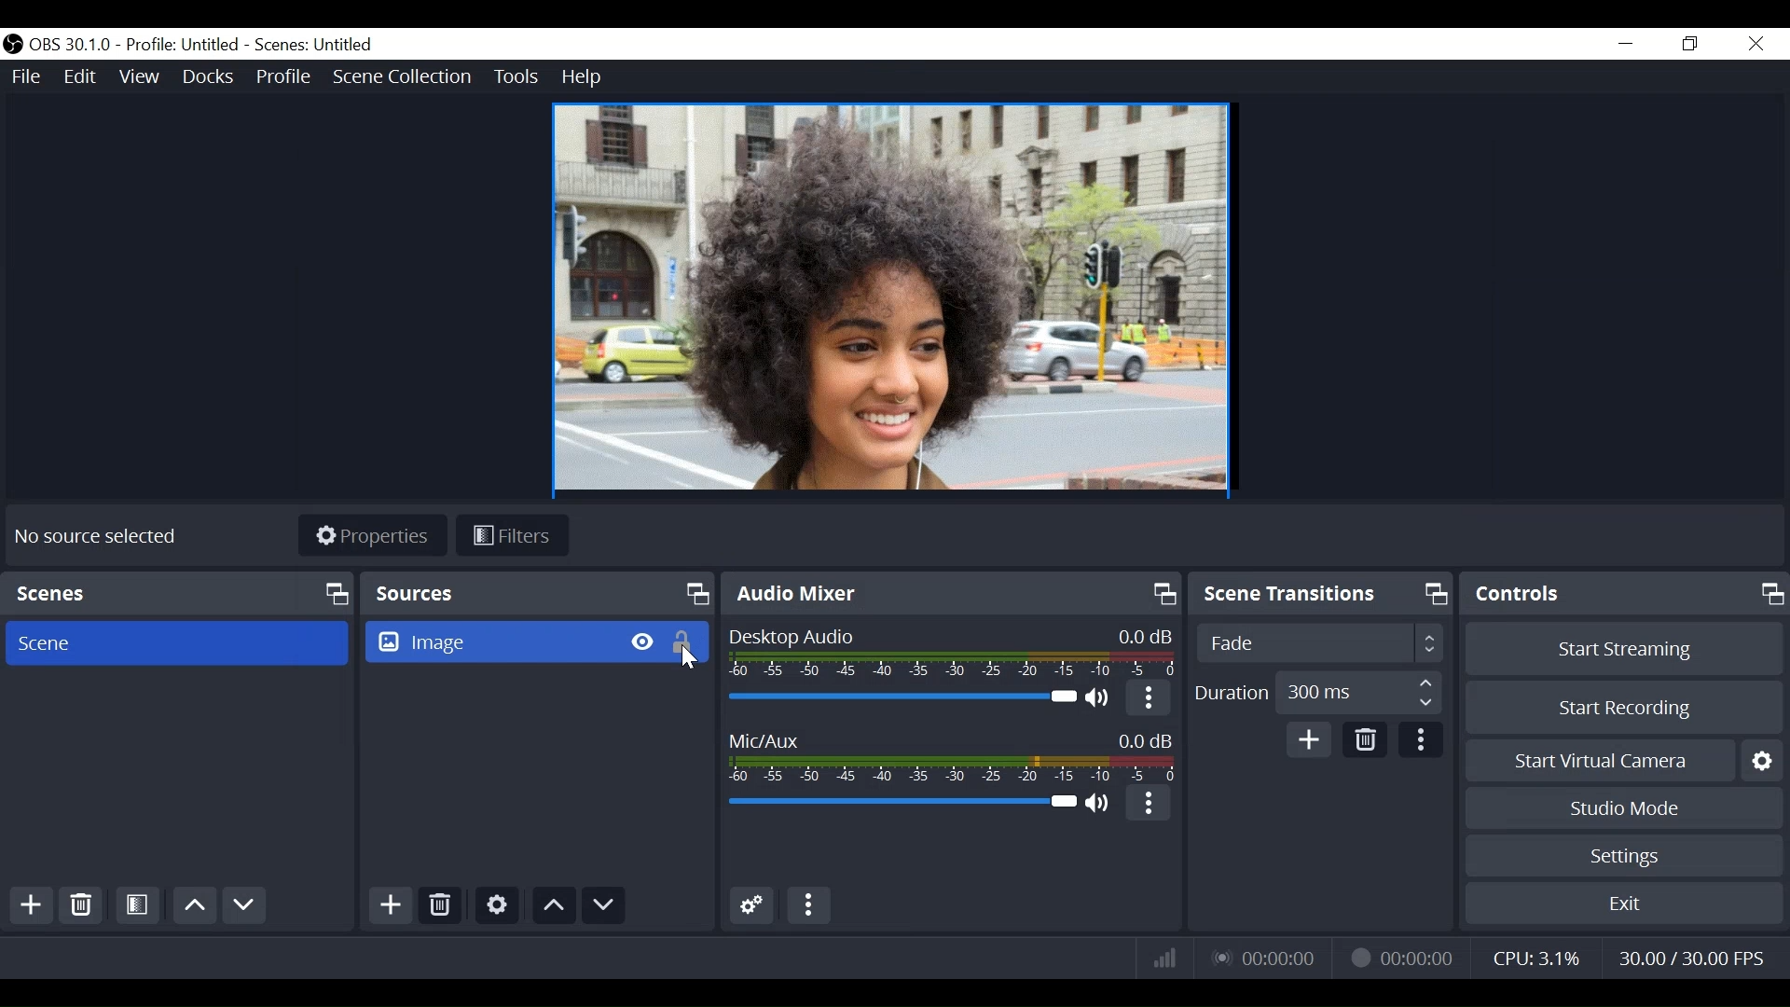 The image size is (1790, 1007). Describe the element at coordinates (752, 906) in the screenshot. I see `Advanced Audio Settings` at that location.